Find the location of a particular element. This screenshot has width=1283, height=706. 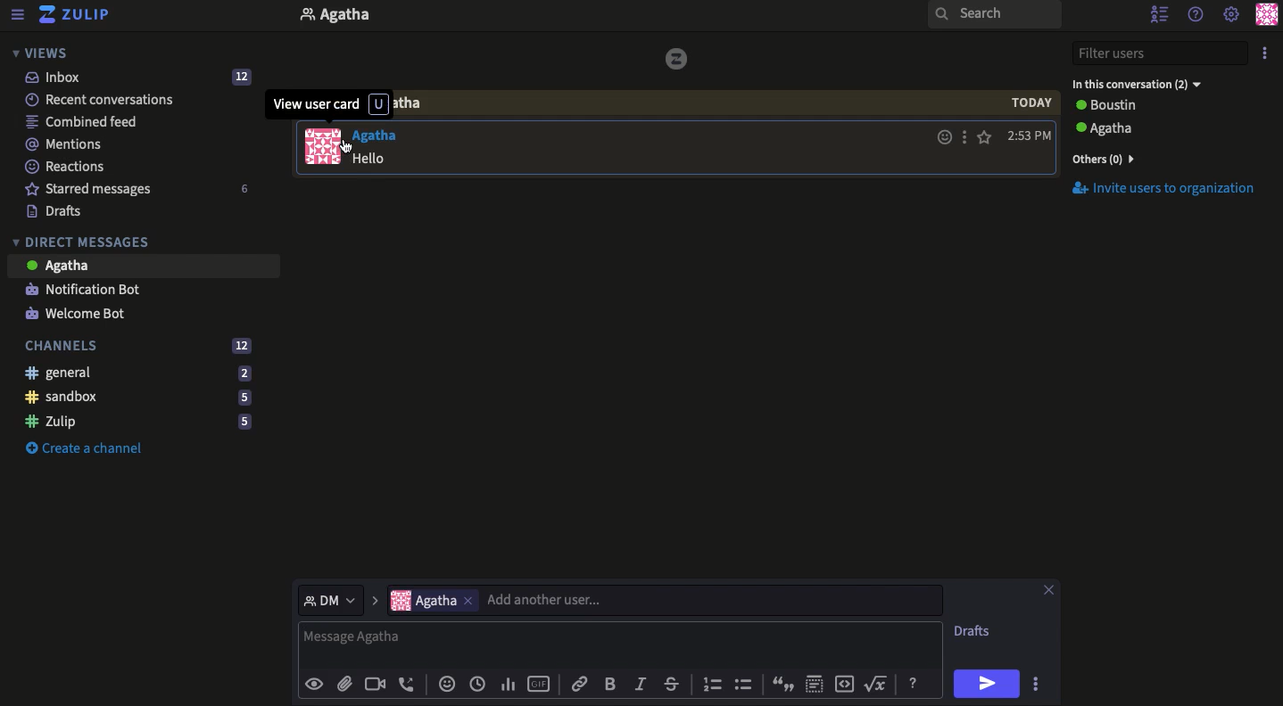

Reaction is located at coordinates (447, 683).